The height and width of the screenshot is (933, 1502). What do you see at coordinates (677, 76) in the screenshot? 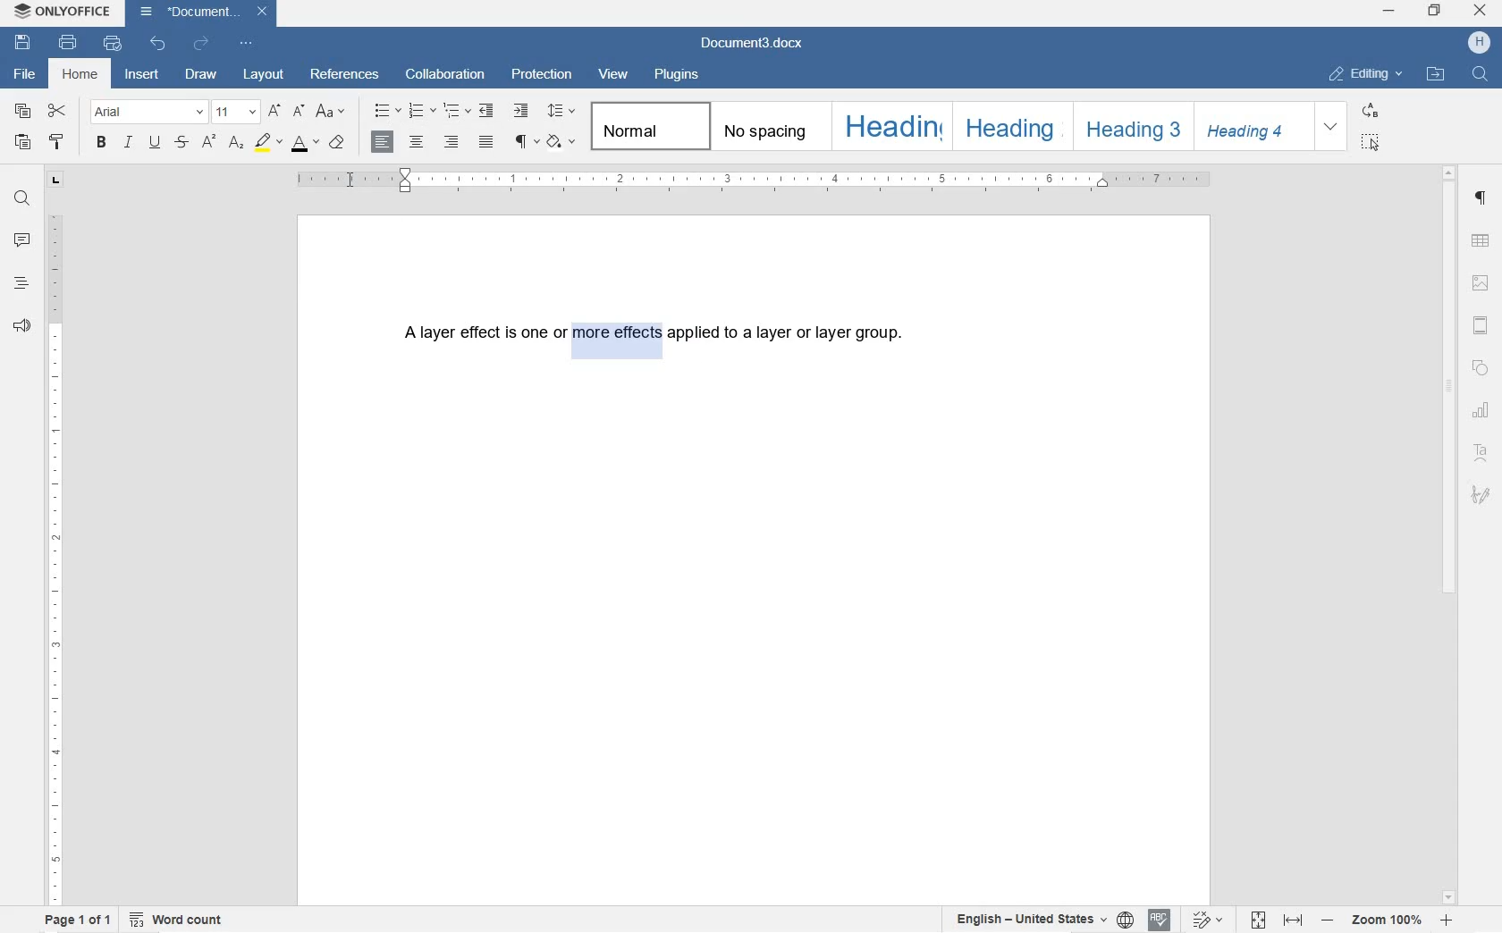
I see `PLUGINS` at bounding box center [677, 76].